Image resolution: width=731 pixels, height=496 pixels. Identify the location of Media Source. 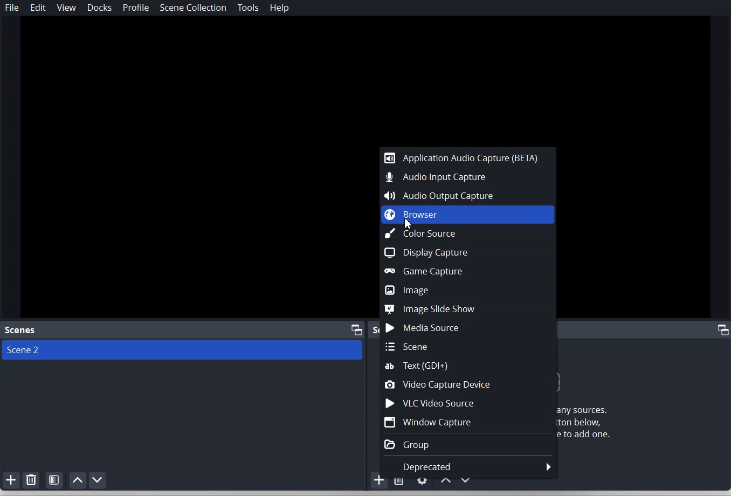
(469, 327).